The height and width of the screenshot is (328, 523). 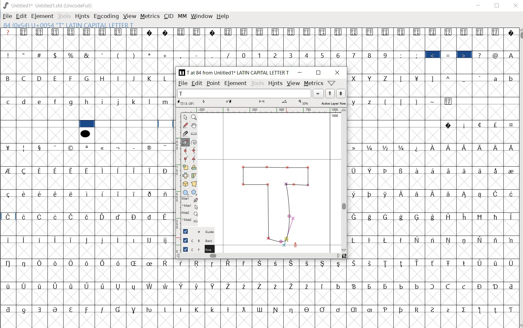 What do you see at coordinates (168, 17) in the screenshot?
I see `cid` at bounding box center [168, 17].